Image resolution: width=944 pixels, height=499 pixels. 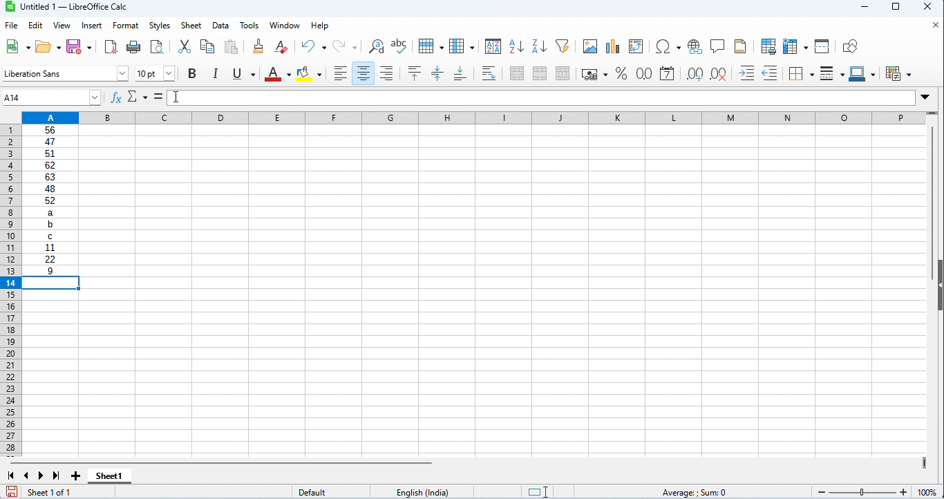 I want to click on add new sheet, so click(x=75, y=477).